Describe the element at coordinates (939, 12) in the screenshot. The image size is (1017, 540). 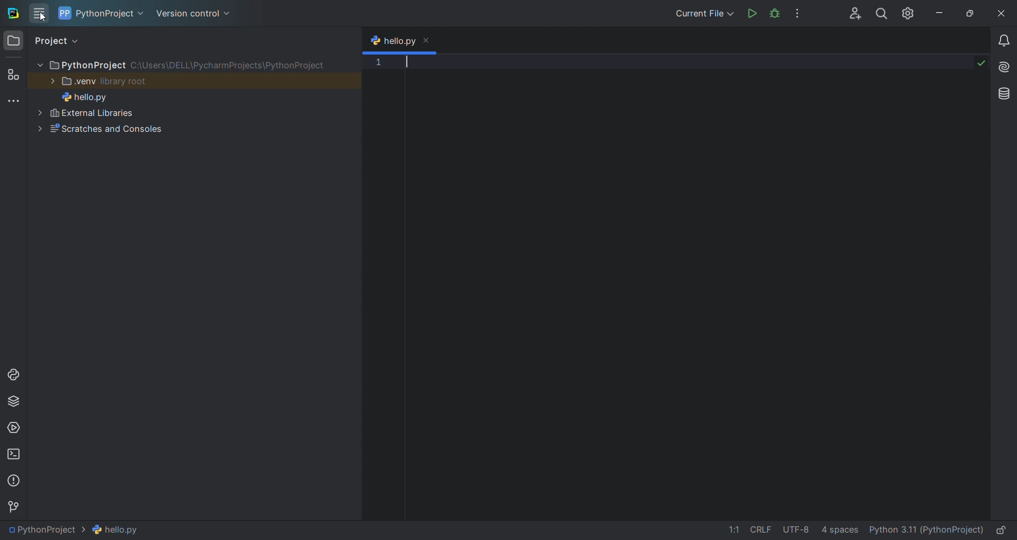
I see `minimize` at that location.